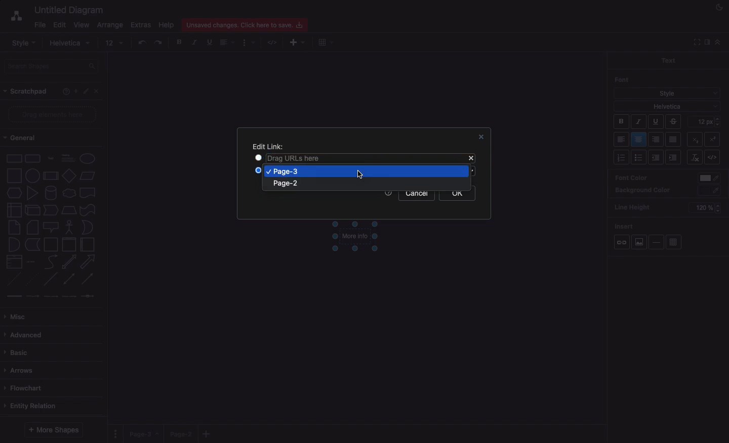  What do you see at coordinates (18, 353) in the screenshot?
I see `Basic` at bounding box center [18, 353].